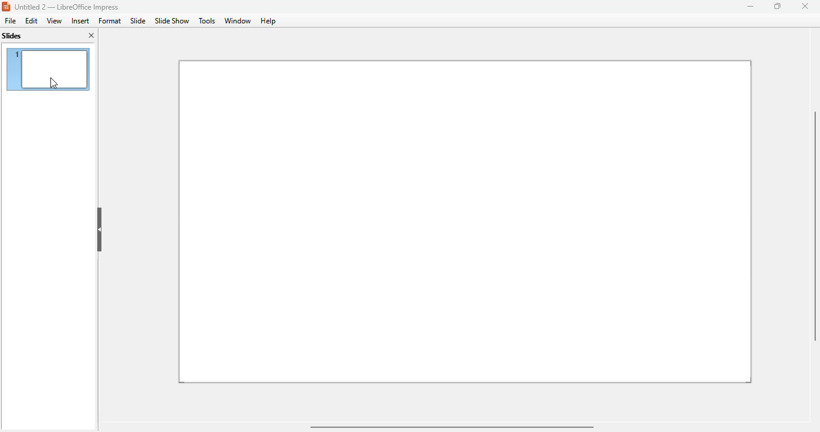  I want to click on edit, so click(32, 21).